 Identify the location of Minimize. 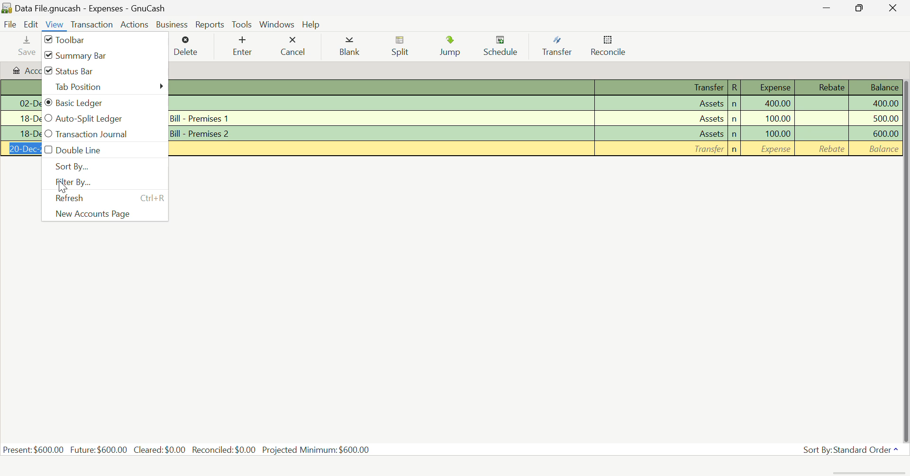
(861, 9).